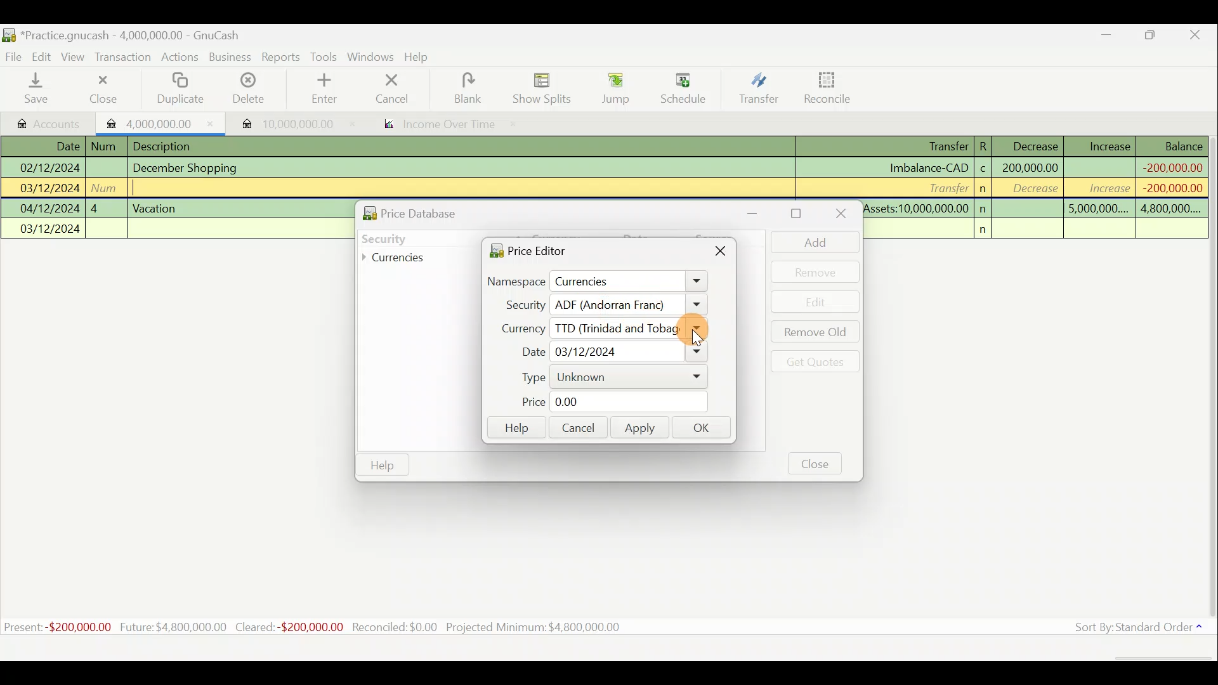  What do you see at coordinates (809, 242) in the screenshot?
I see `Add` at bounding box center [809, 242].